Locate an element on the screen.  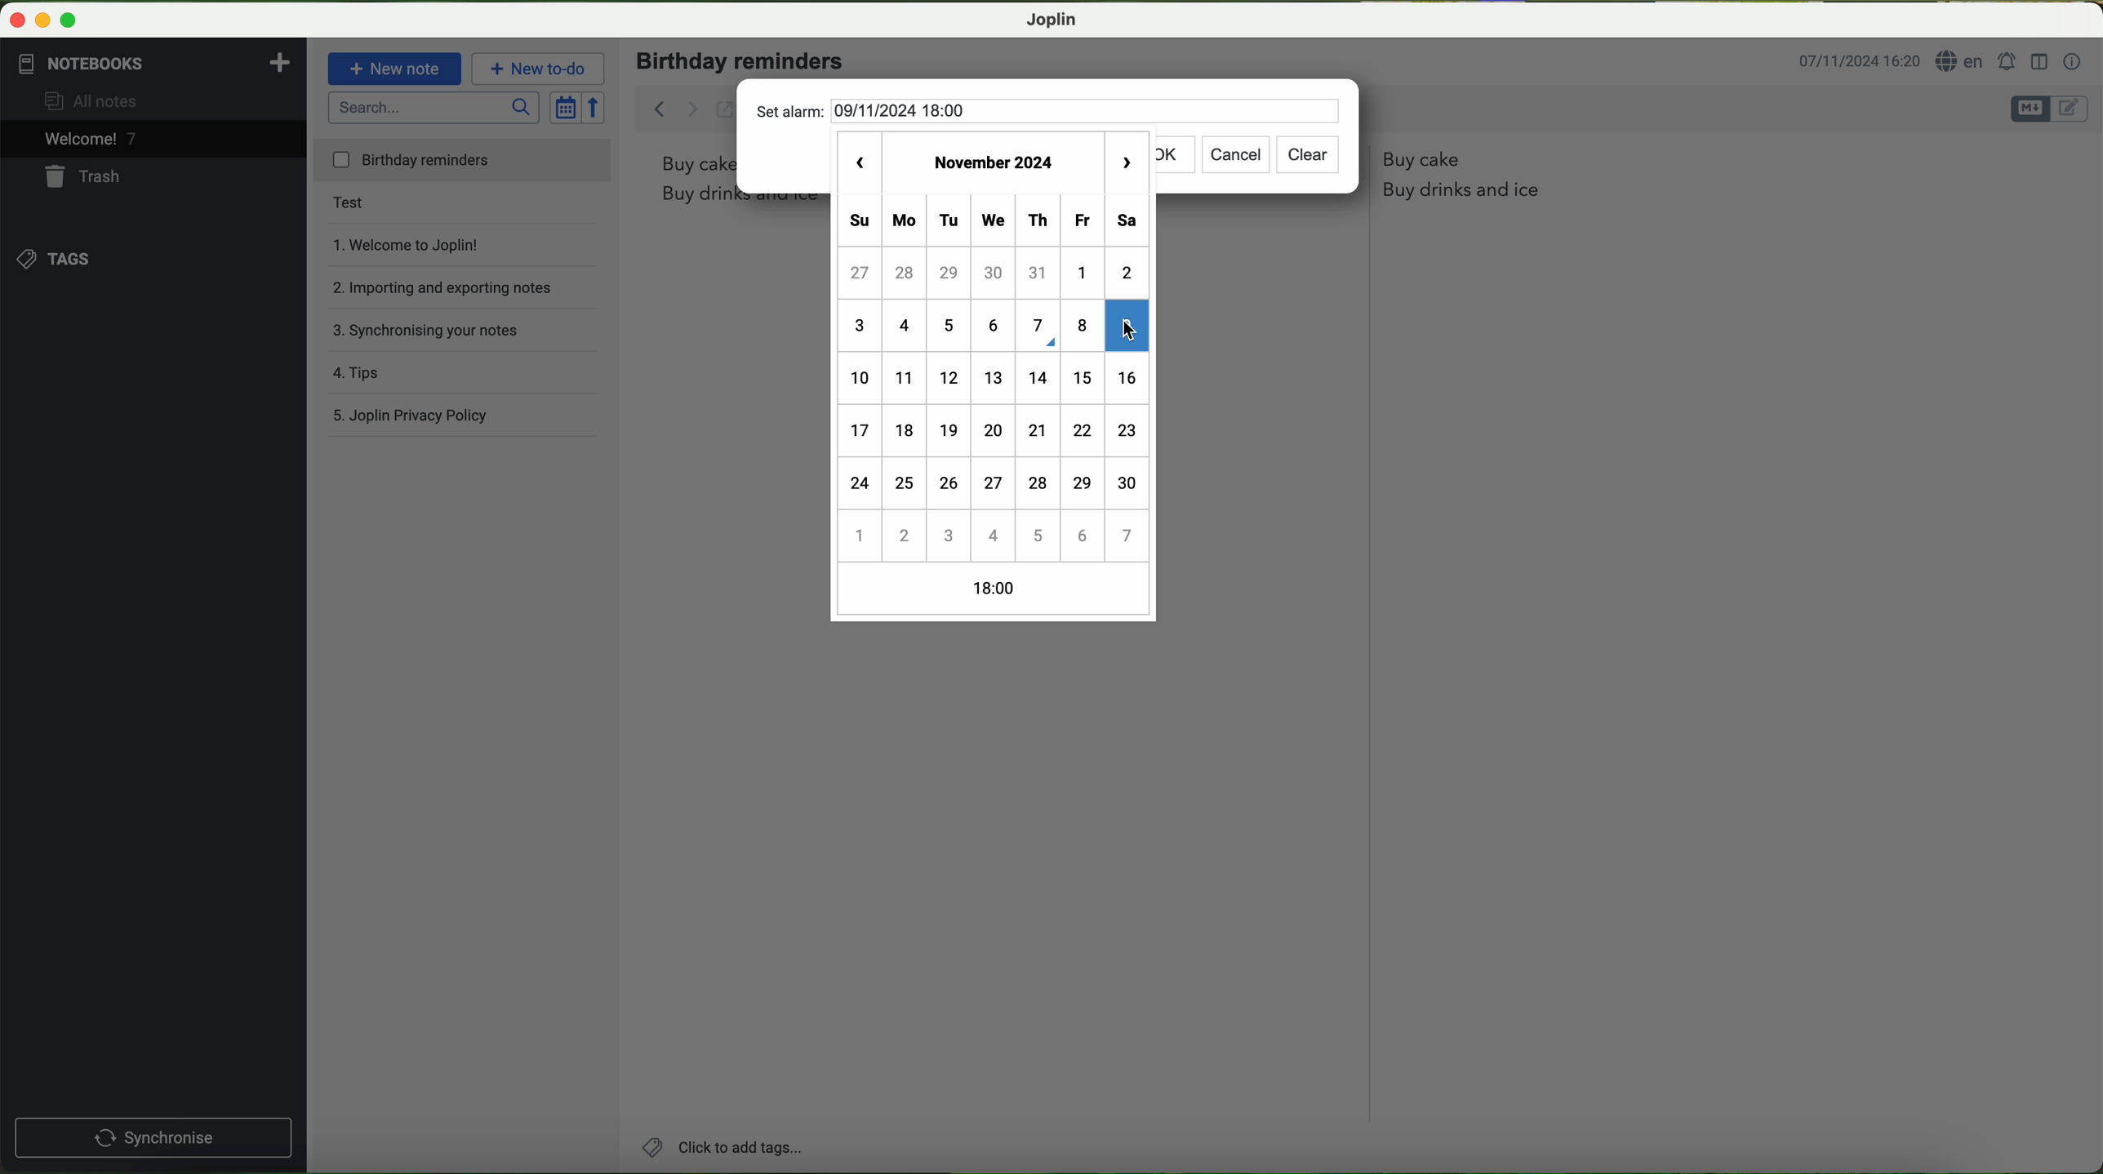
birthday reminders file is located at coordinates (464, 162).